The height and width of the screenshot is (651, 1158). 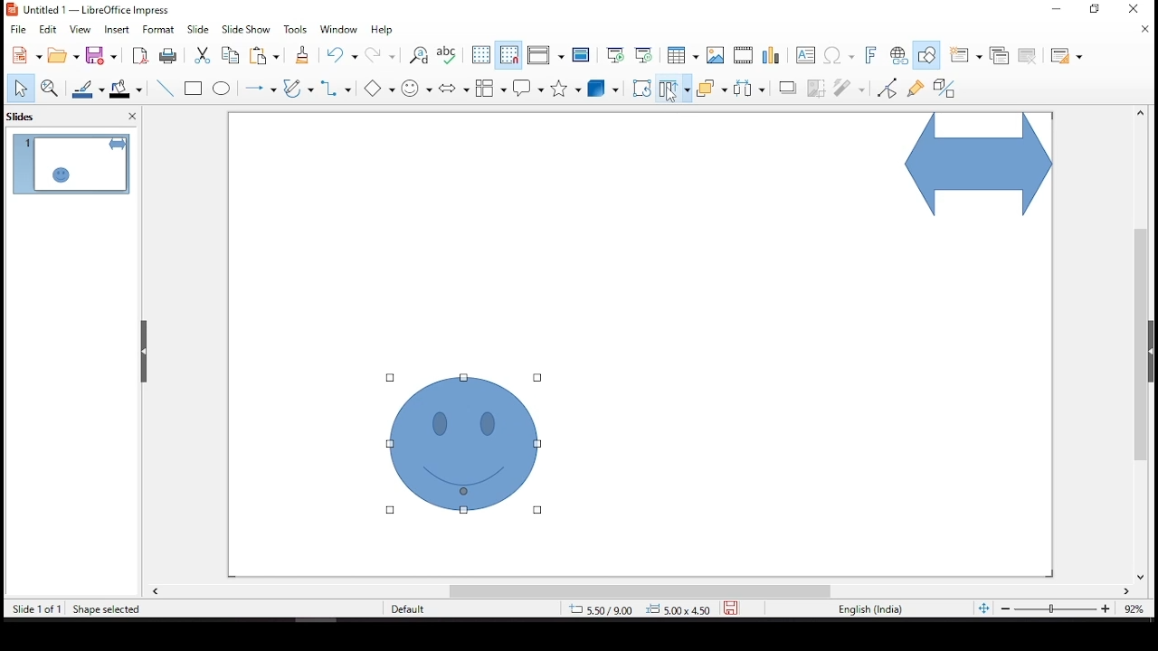 I want to click on connectors, so click(x=335, y=88).